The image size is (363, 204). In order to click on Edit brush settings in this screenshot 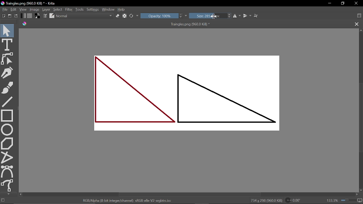, I will do `click(45, 16)`.